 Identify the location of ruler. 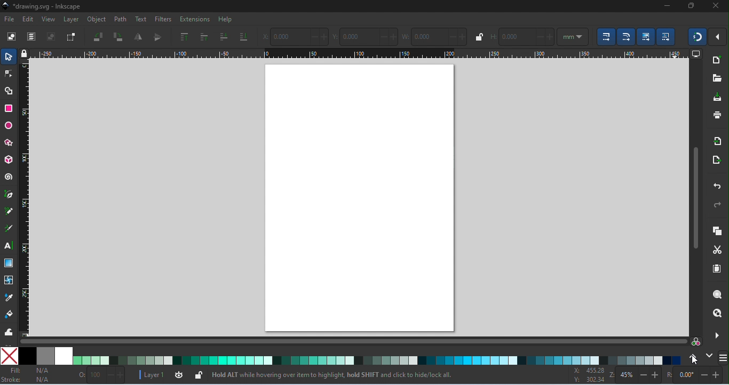
(27, 198).